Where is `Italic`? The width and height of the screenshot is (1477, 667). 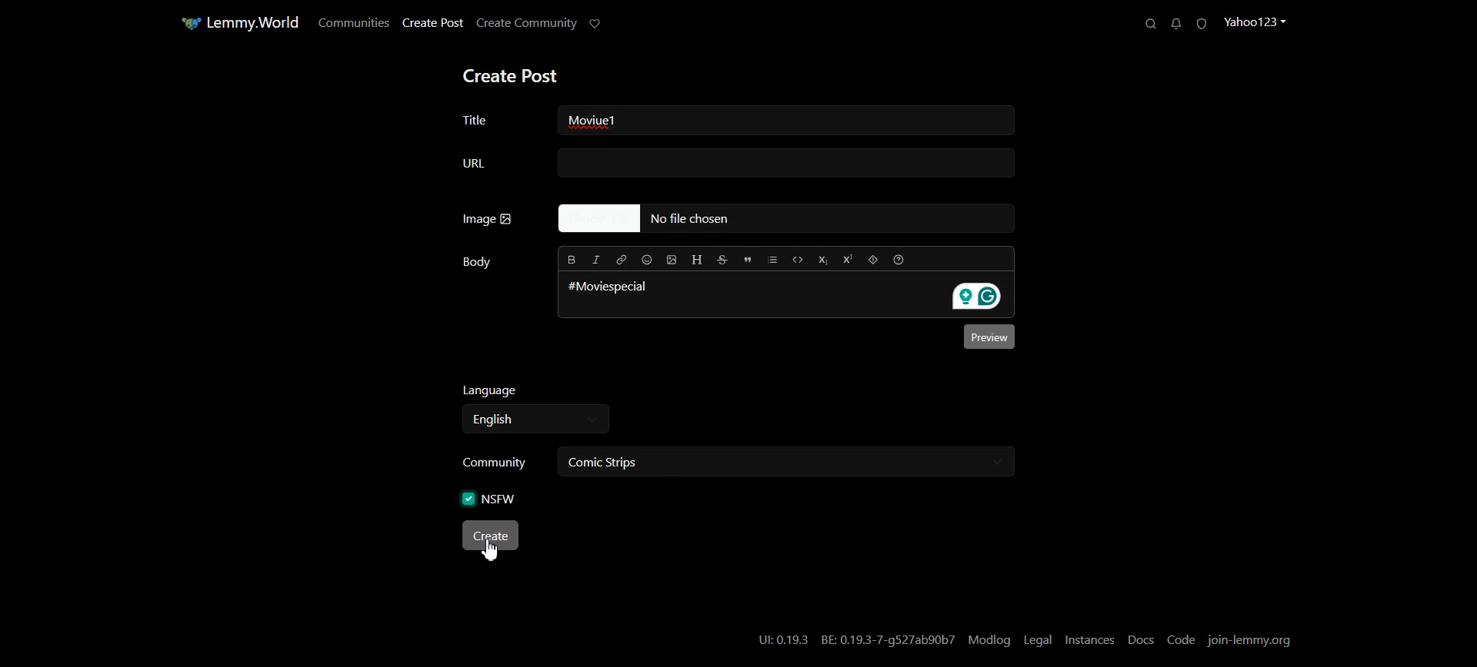 Italic is located at coordinates (598, 261).